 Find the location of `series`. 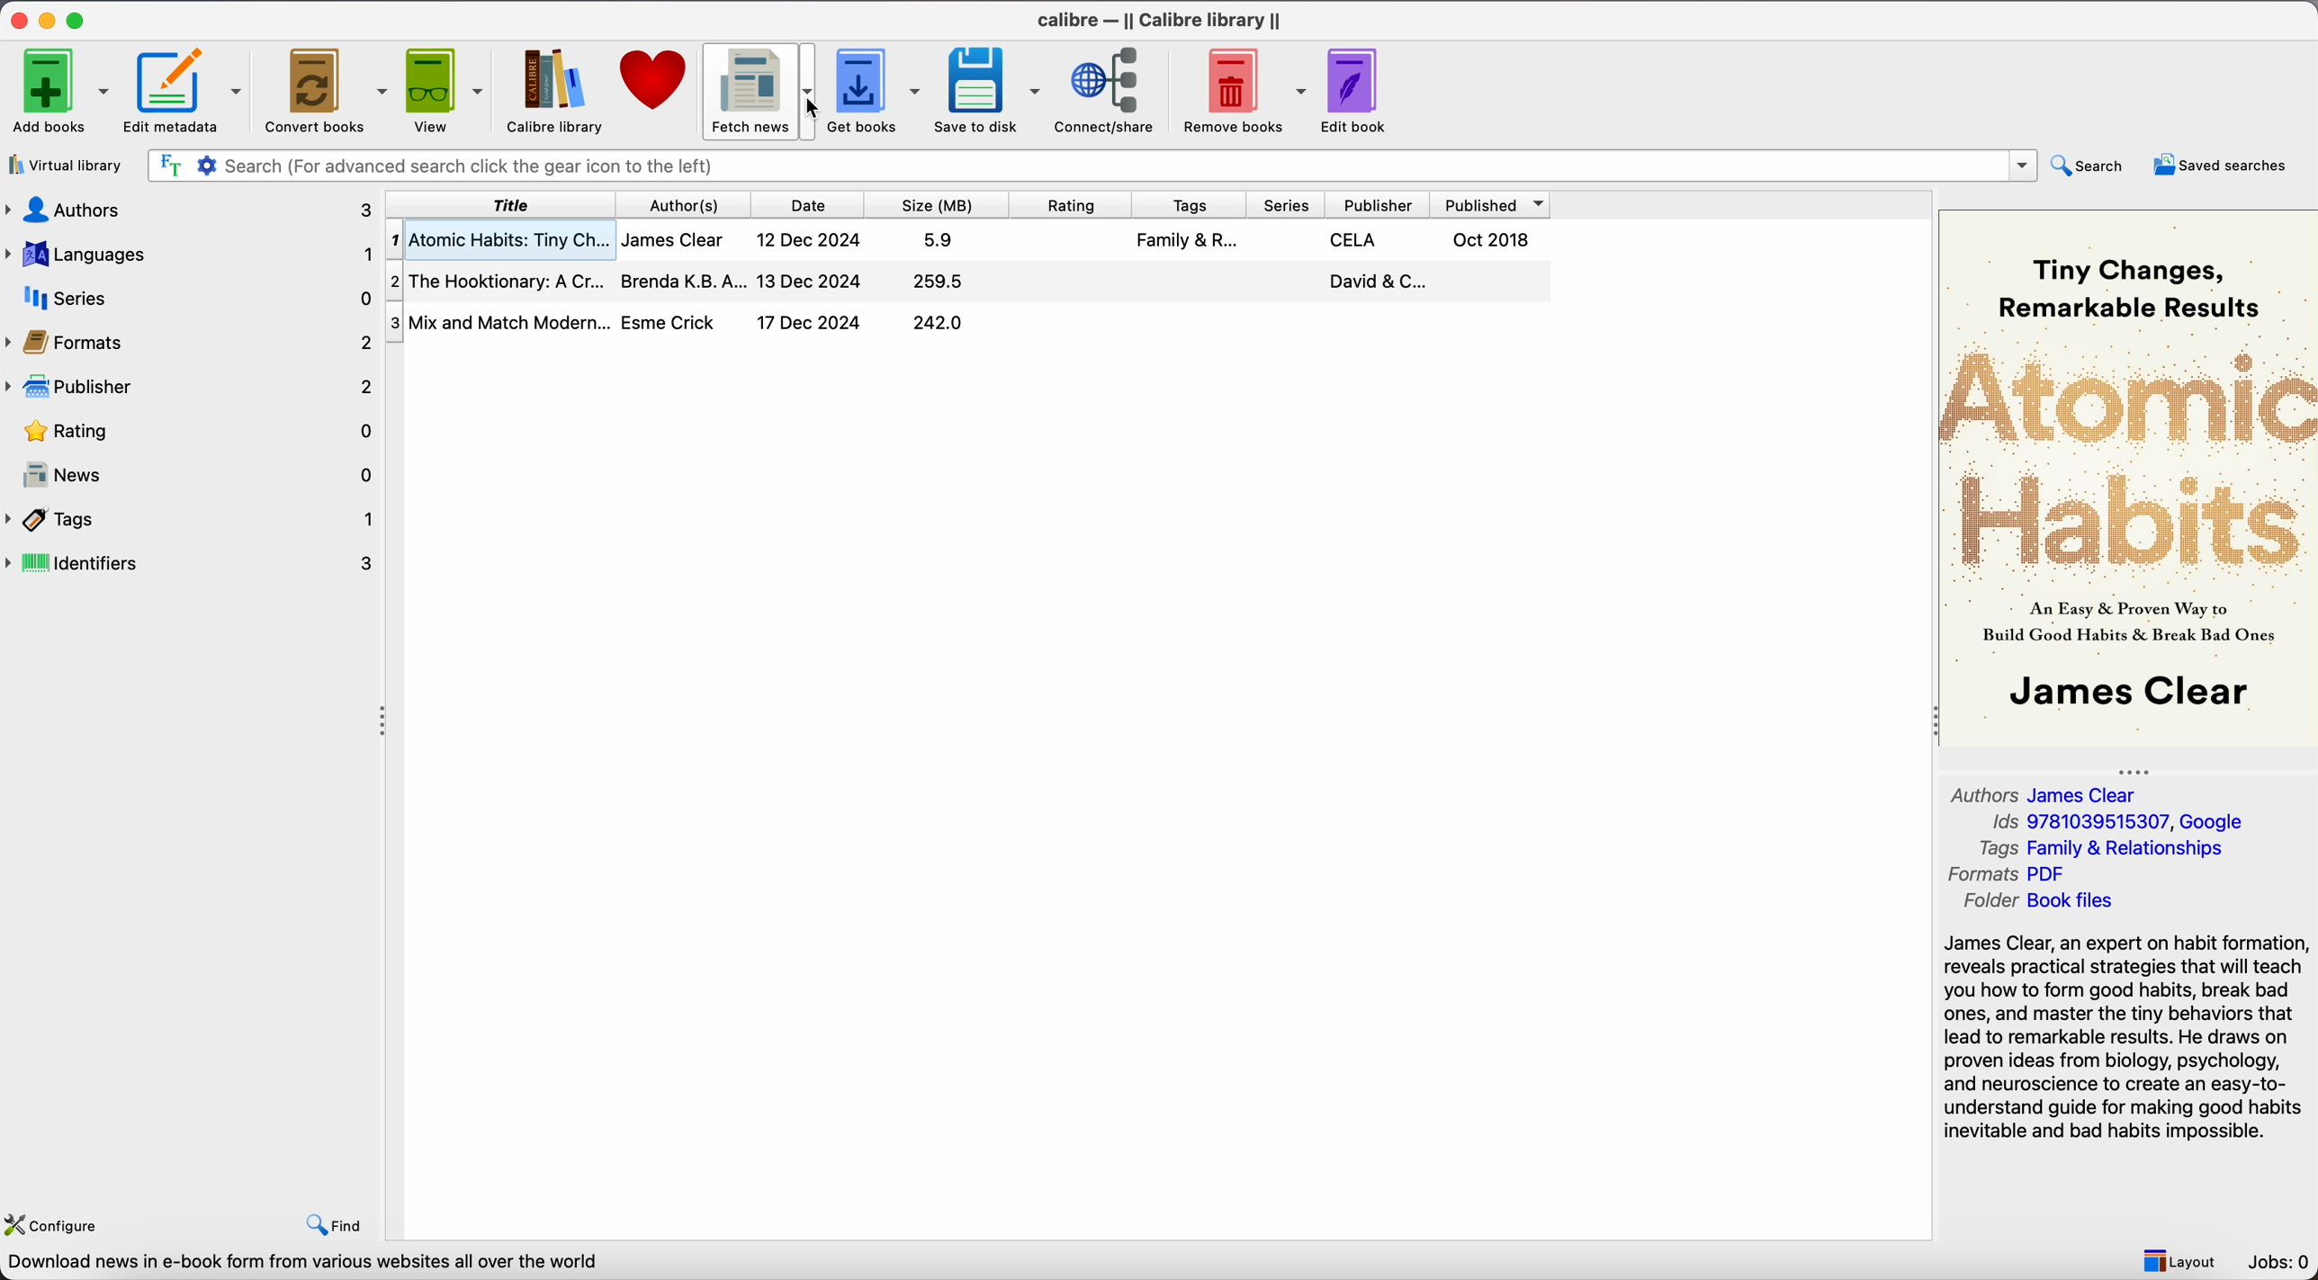

series is located at coordinates (1290, 204).